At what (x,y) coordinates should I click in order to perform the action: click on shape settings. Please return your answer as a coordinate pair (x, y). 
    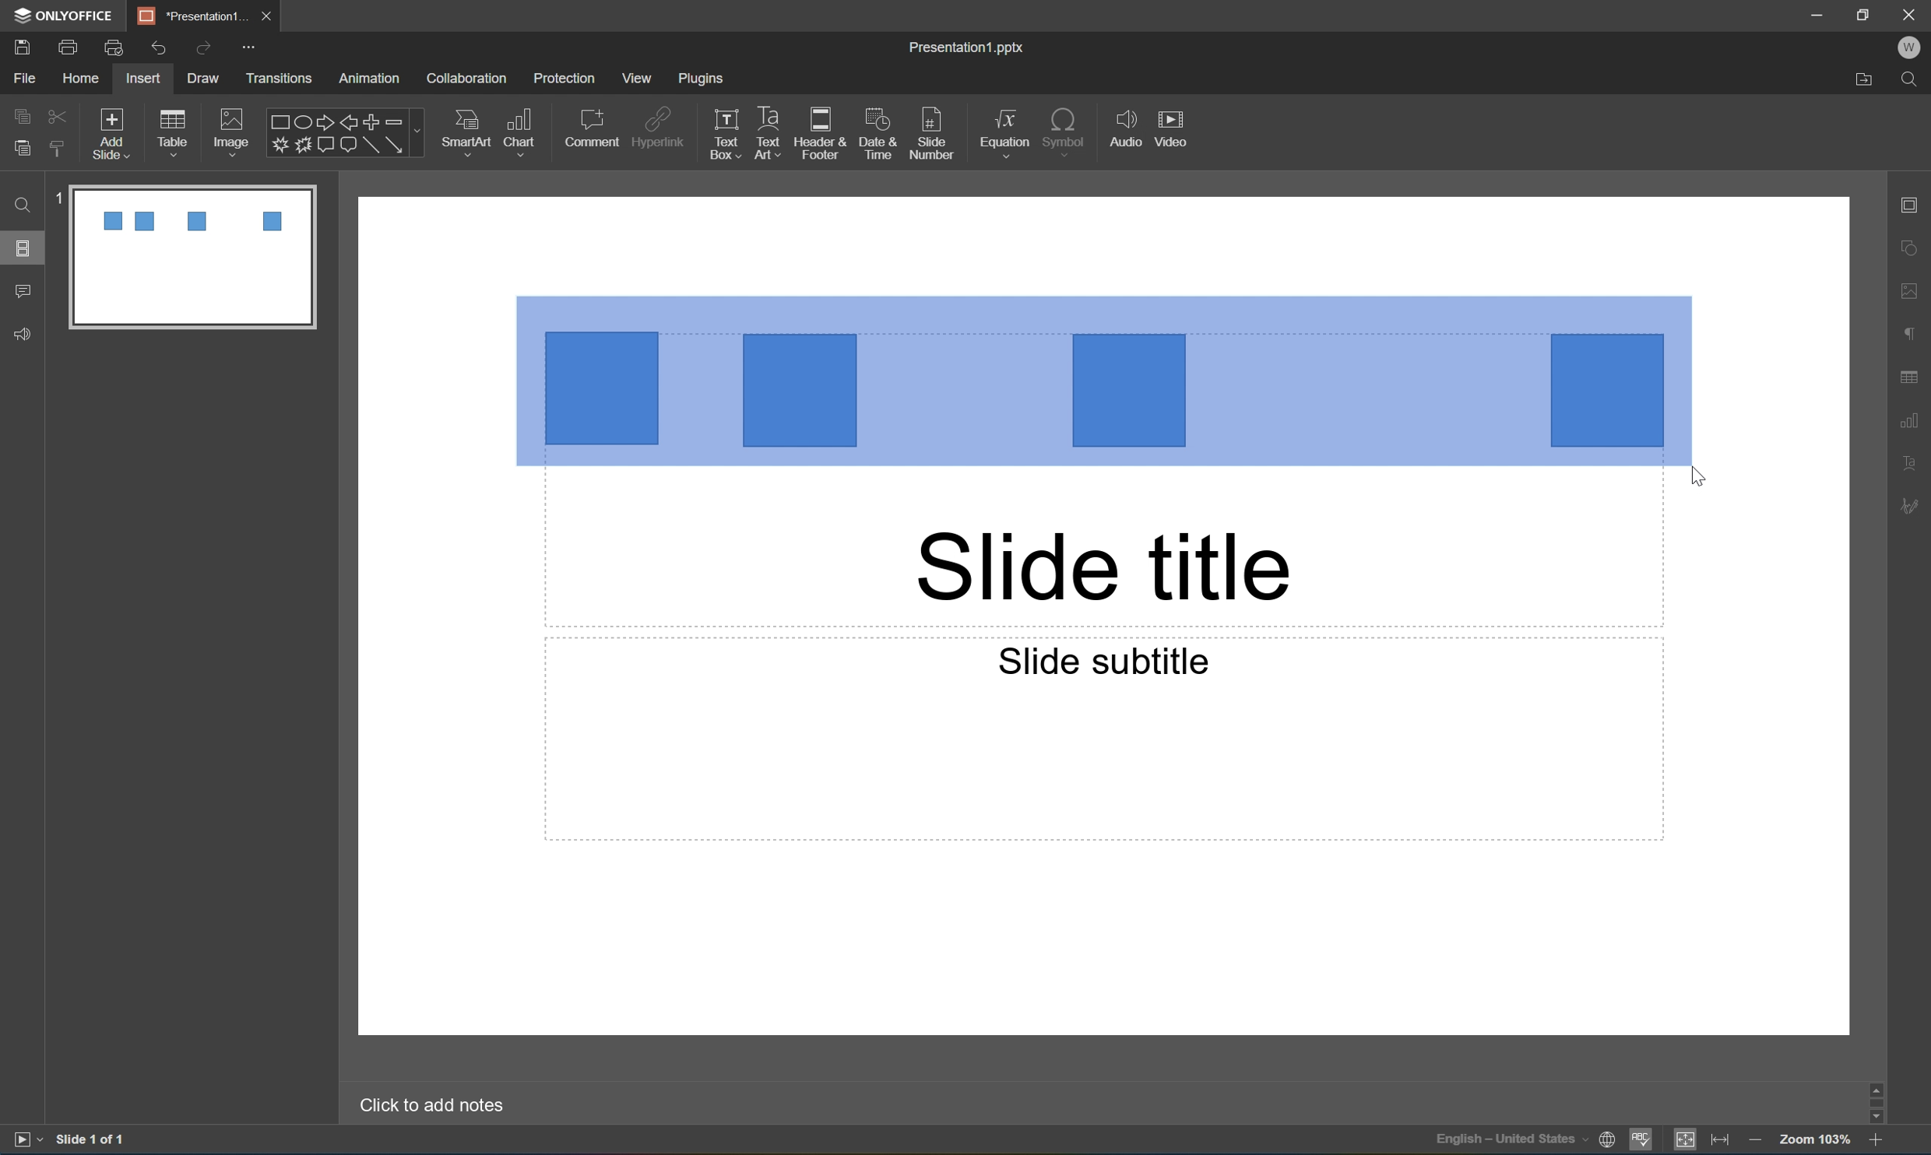
    Looking at the image, I should click on (1915, 247).